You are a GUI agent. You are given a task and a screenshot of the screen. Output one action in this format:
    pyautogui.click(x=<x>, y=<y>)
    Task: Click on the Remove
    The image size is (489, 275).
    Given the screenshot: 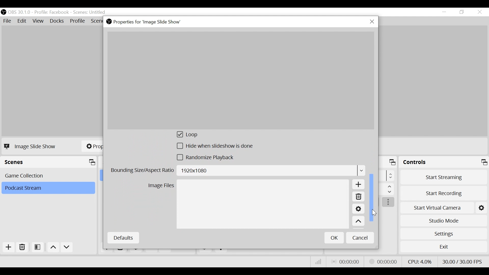 What is the action you would take?
    pyautogui.click(x=22, y=248)
    